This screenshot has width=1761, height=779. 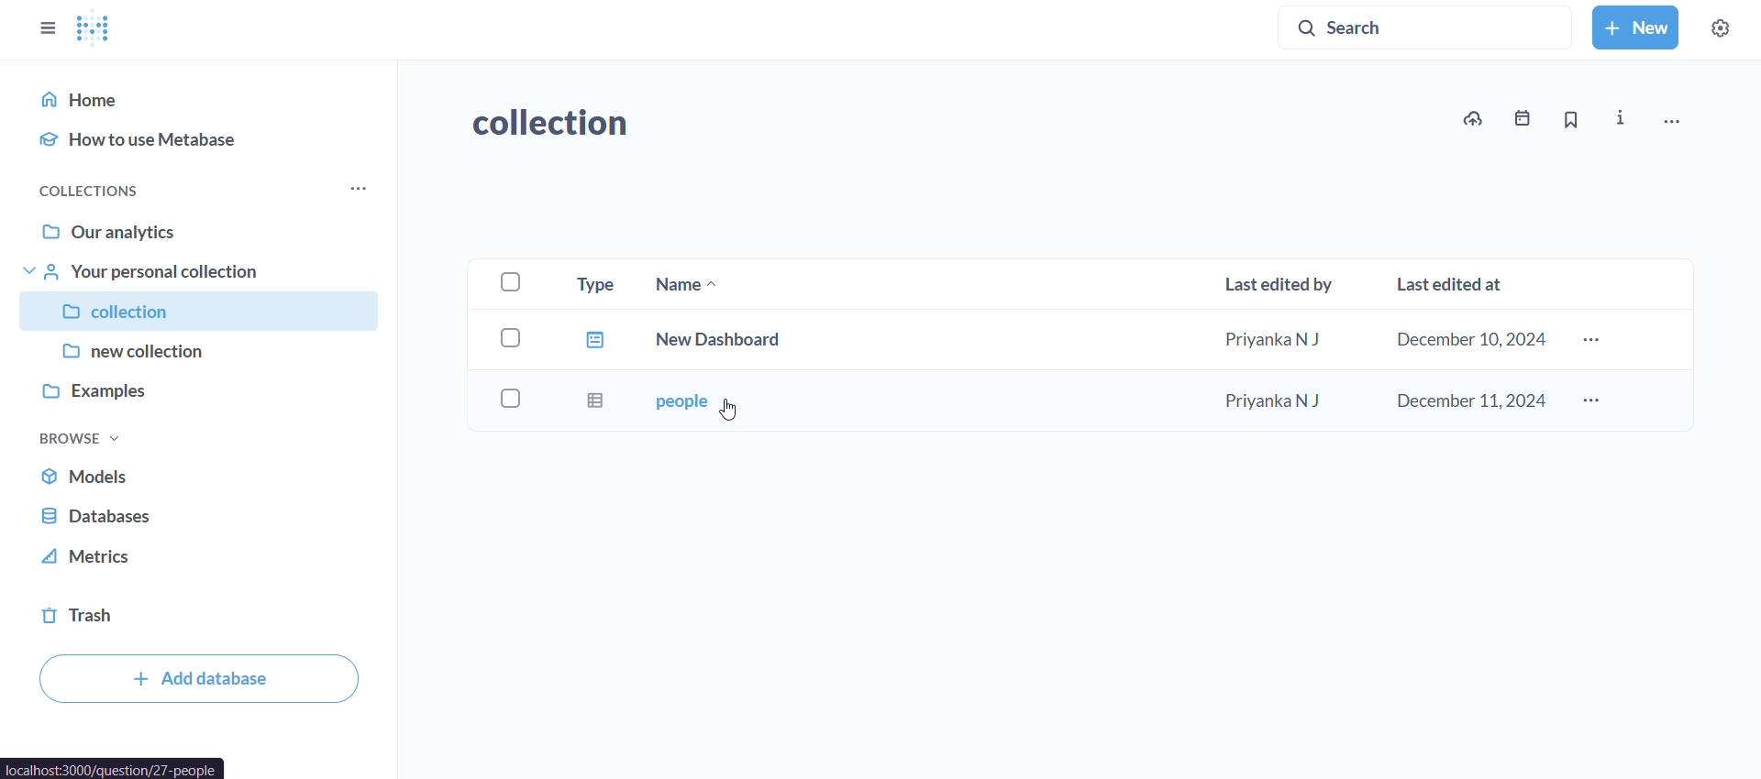 I want to click on more, so click(x=1593, y=401).